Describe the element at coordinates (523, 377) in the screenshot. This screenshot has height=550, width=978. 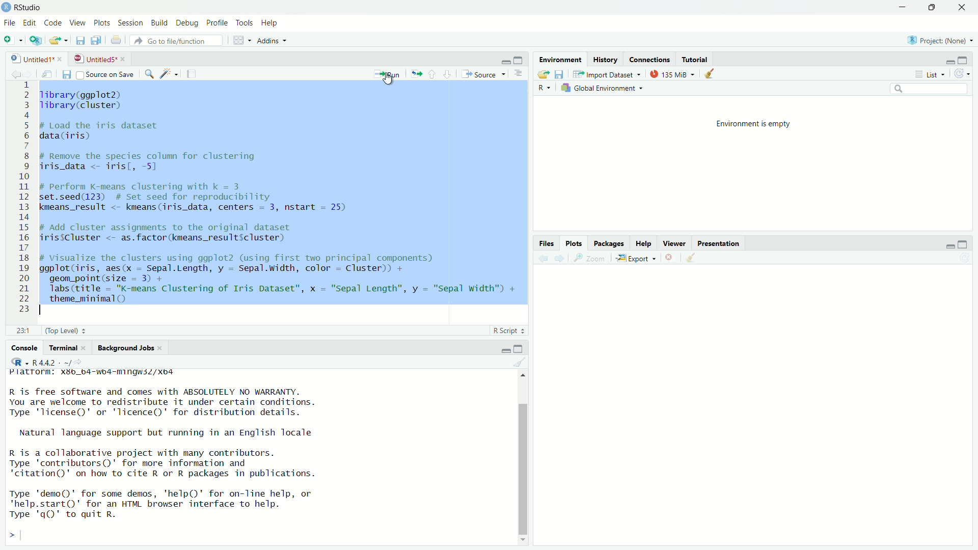
I see `move  top` at that location.